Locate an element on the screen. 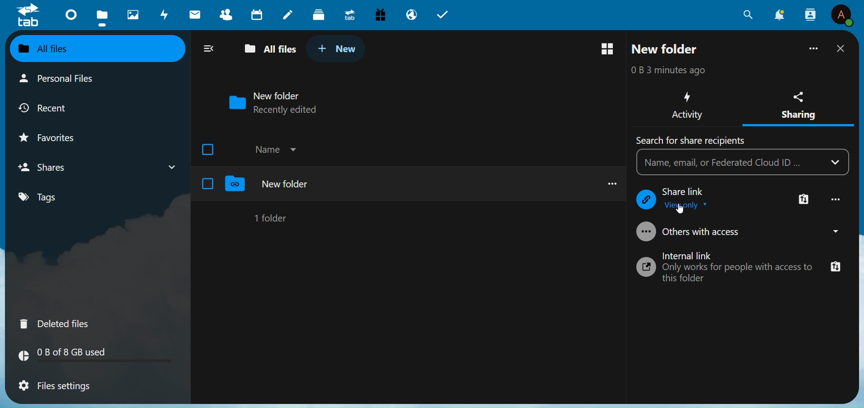 Image resolution: width=864 pixels, height=408 pixels. View Only is located at coordinates (690, 206).